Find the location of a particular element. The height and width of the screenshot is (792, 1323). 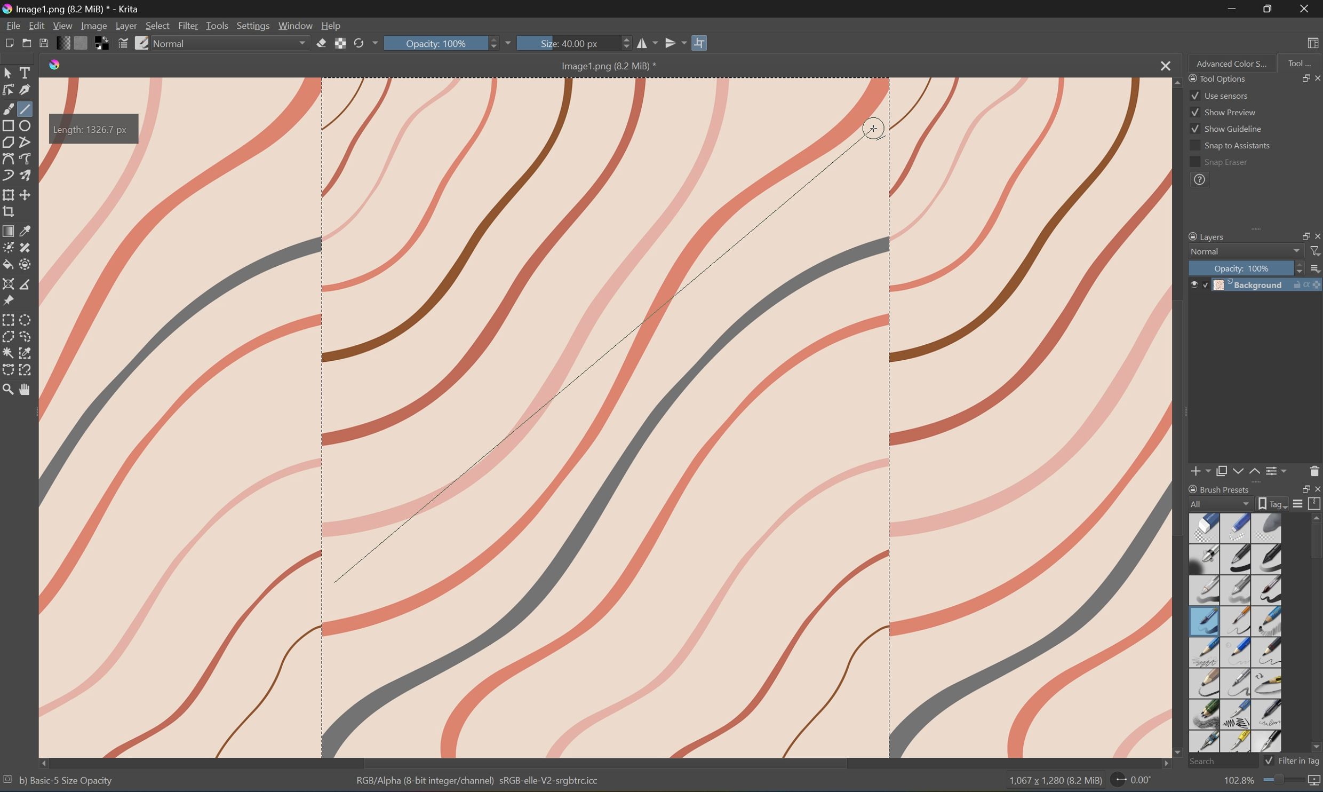

Swap foreground and background colors to black and white is located at coordinates (102, 44).